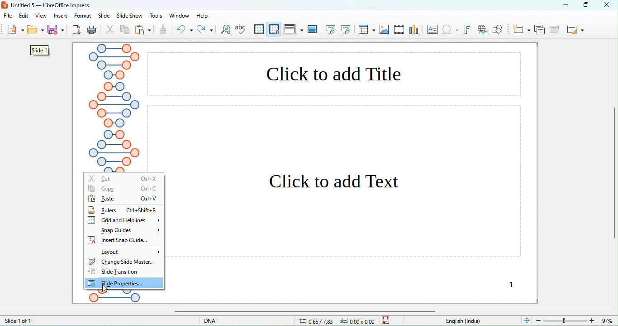  I want to click on start from current, so click(346, 28).